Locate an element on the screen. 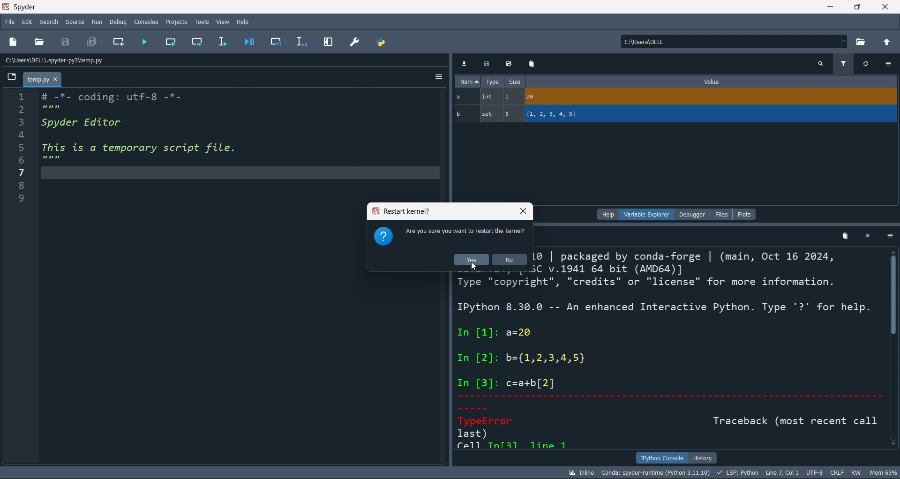  yes is located at coordinates (470, 260).